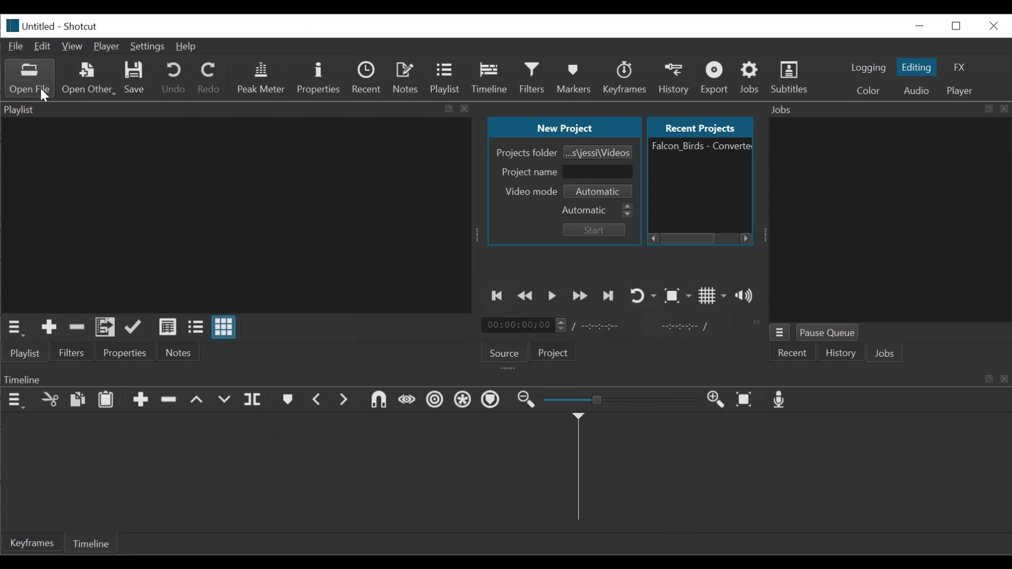 The height and width of the screenshot is (569, 1012). I want to click on lift, so click(198, 400).